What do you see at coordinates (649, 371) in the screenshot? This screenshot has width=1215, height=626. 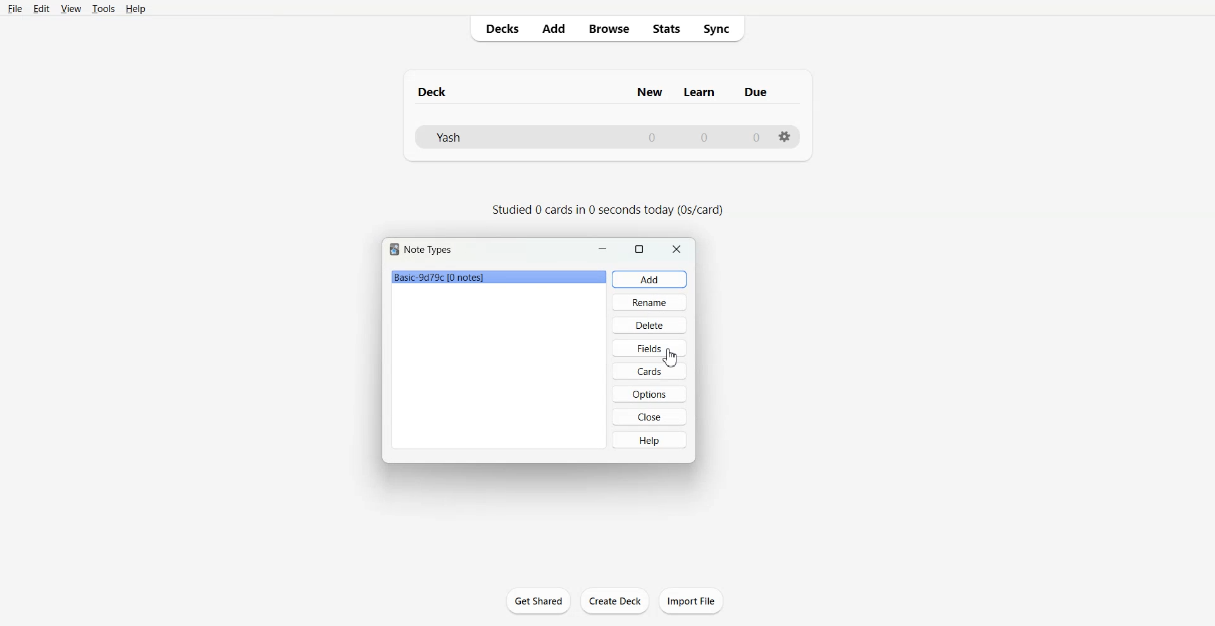 I see `Cards` at bounding box center [649, 371].